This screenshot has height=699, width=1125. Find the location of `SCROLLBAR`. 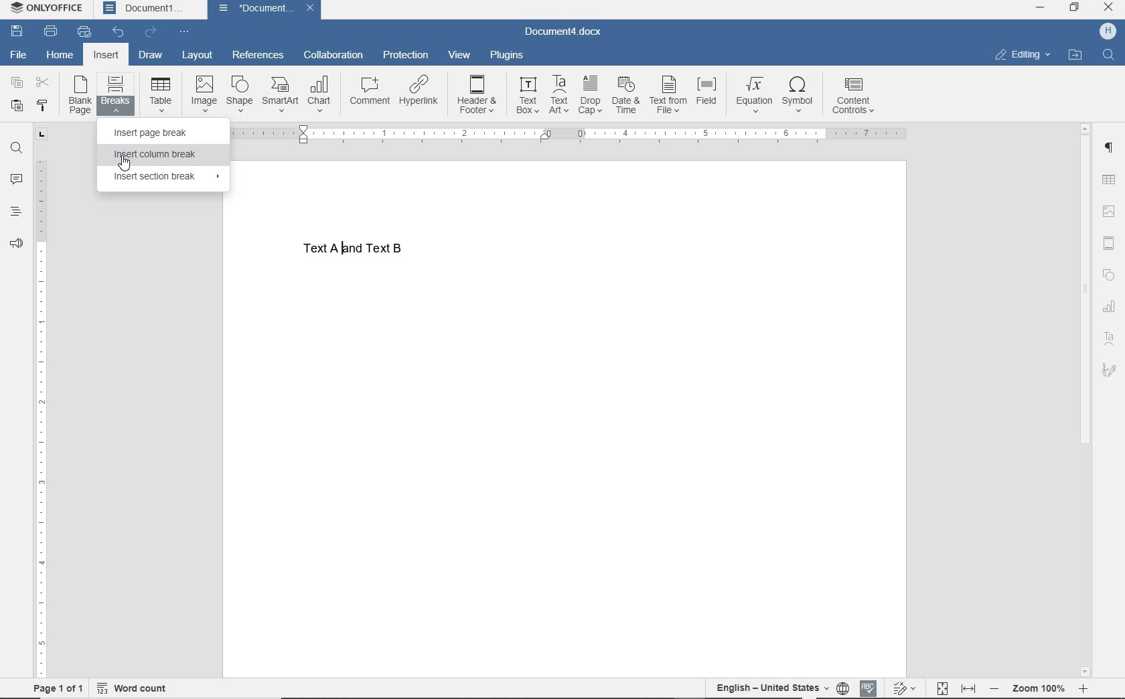

SCROLLBAR is located at coordinates (1083, 398).